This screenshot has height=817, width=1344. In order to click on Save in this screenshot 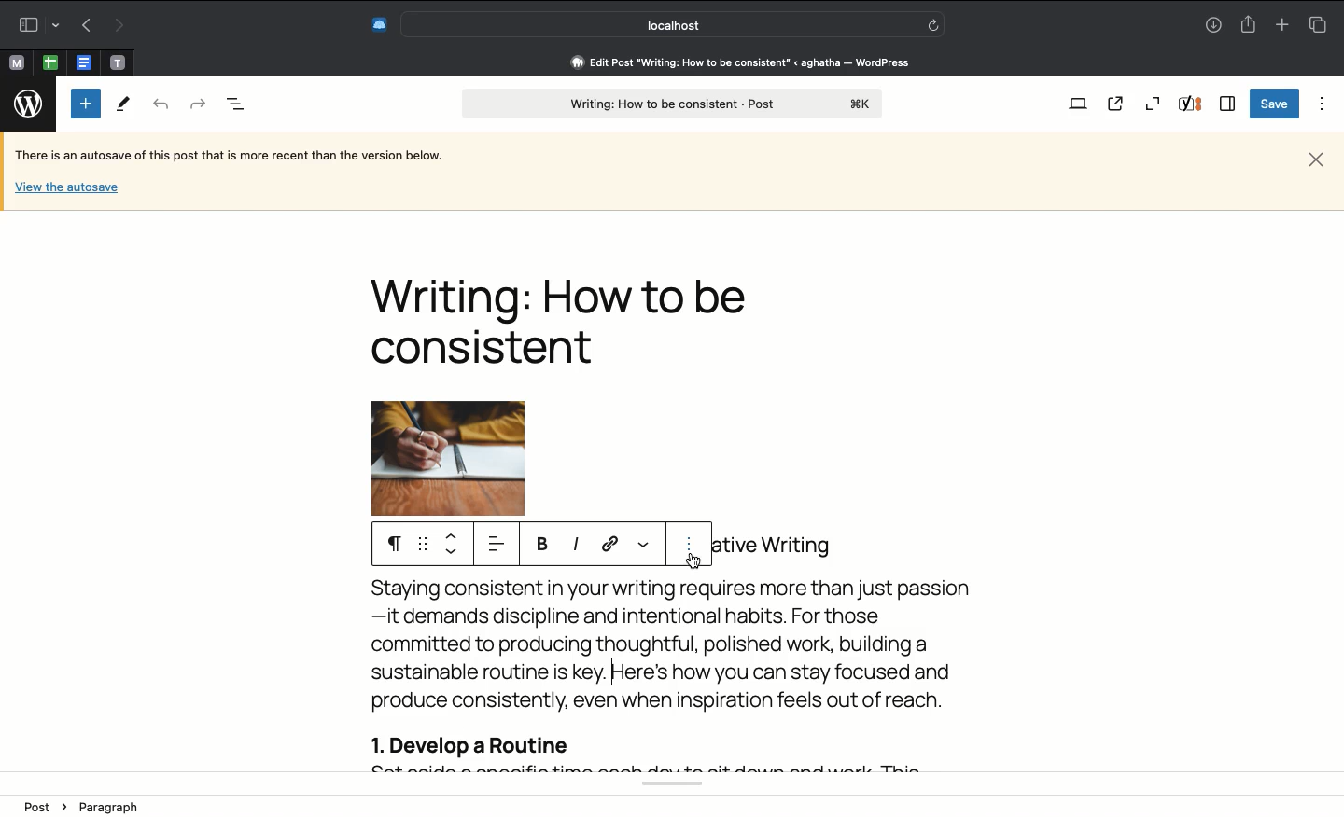, I will do `click(1272, 104)`.